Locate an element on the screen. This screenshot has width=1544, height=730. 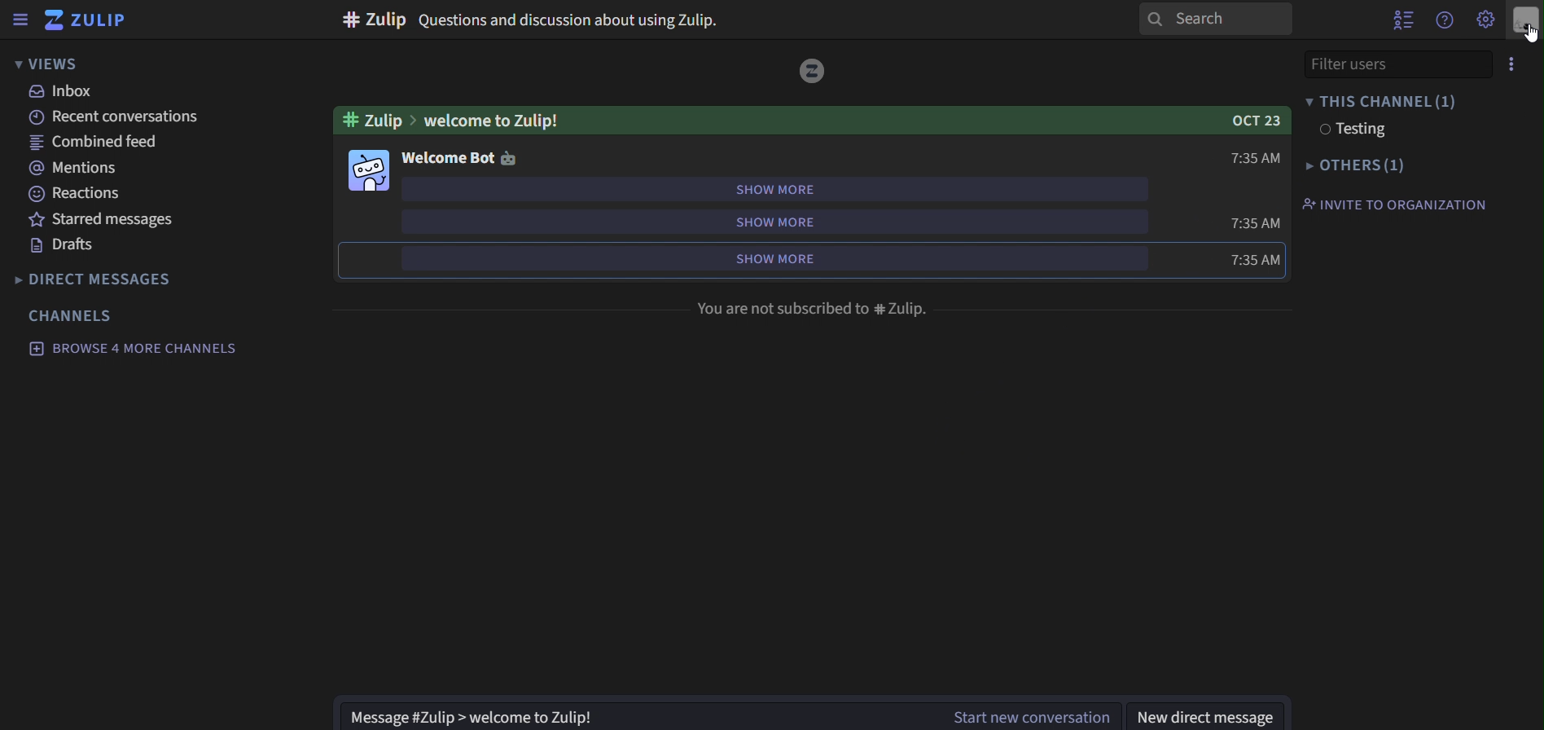
emoji is located at coordinates (513, 157).